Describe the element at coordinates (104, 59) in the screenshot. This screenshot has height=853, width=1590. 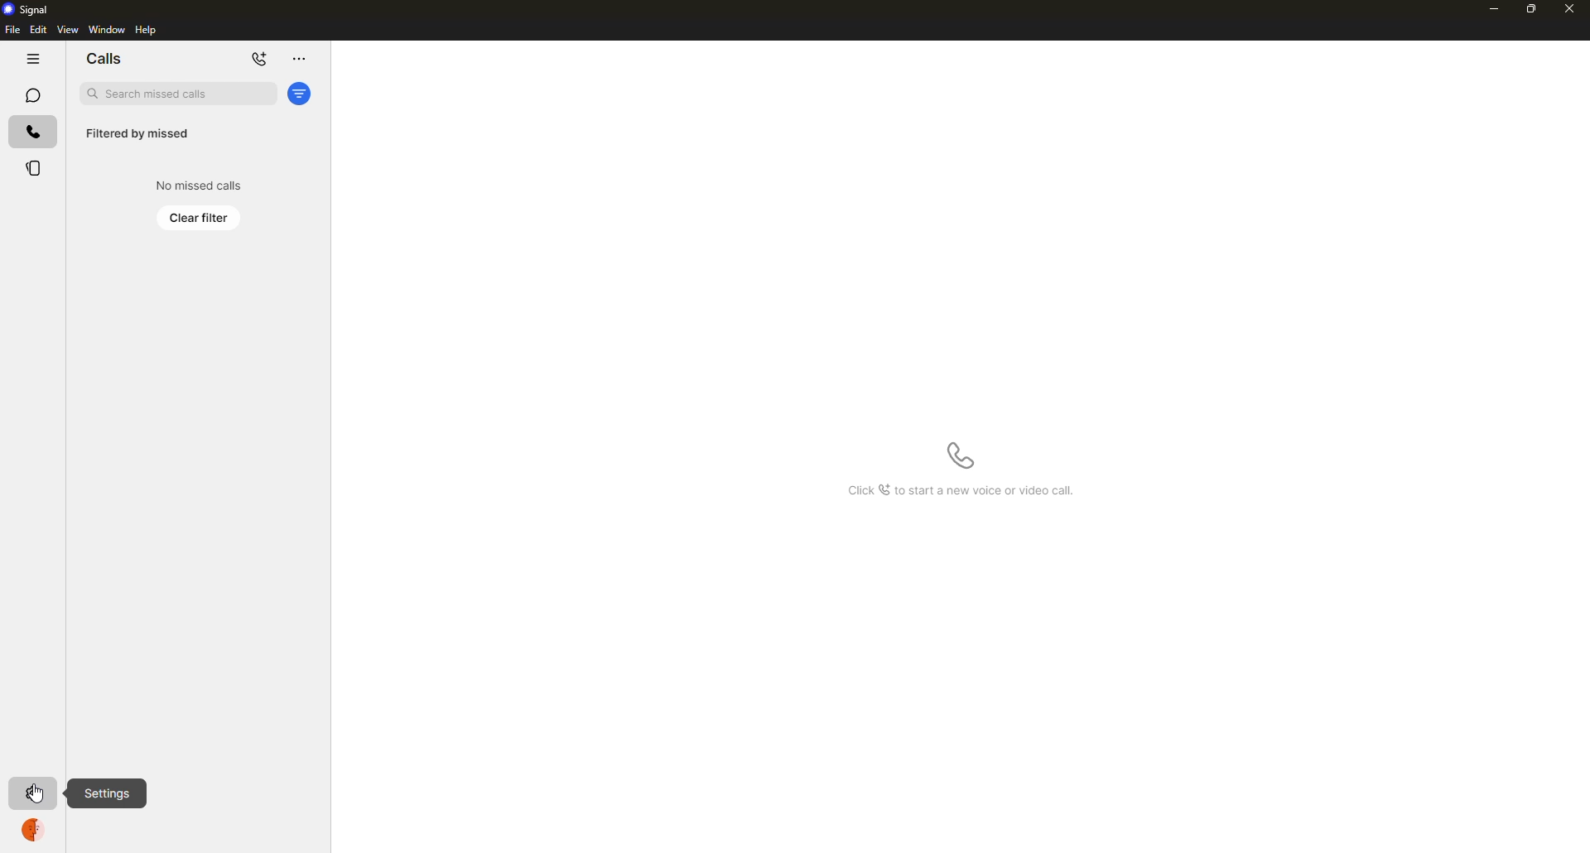
I see `calls` at that location.